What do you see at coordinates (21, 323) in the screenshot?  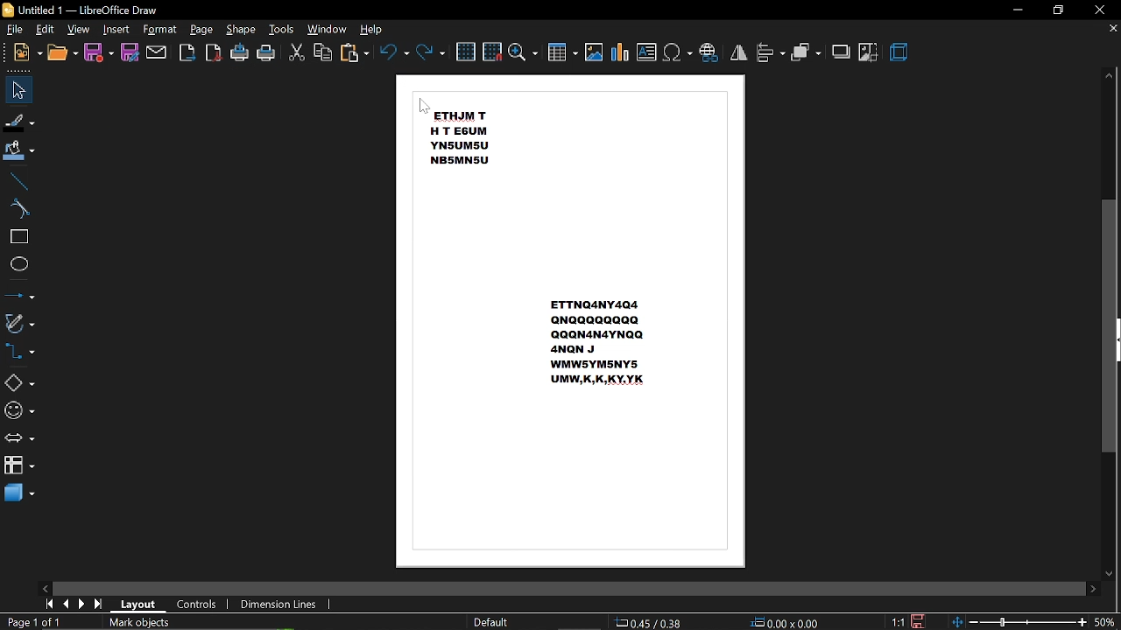 I see `curves and polygons` at bounding box center [21, 323].